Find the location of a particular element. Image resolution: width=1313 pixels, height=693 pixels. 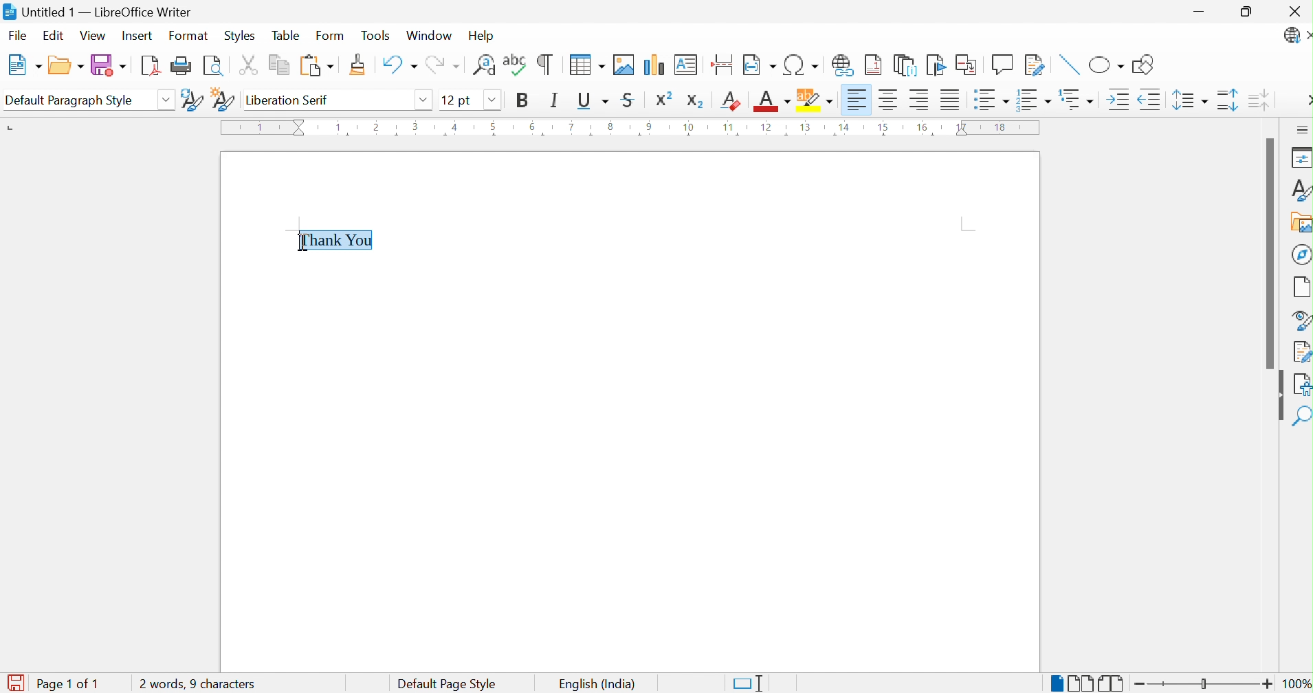

Drop Down is located at coordinates (426, 100).